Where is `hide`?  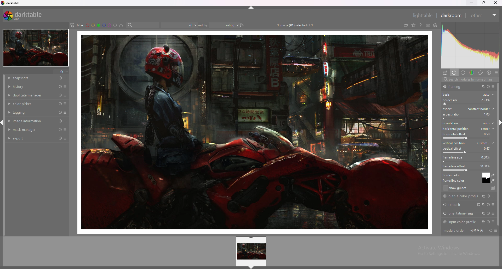 hide is located at coordinates (252, 238).